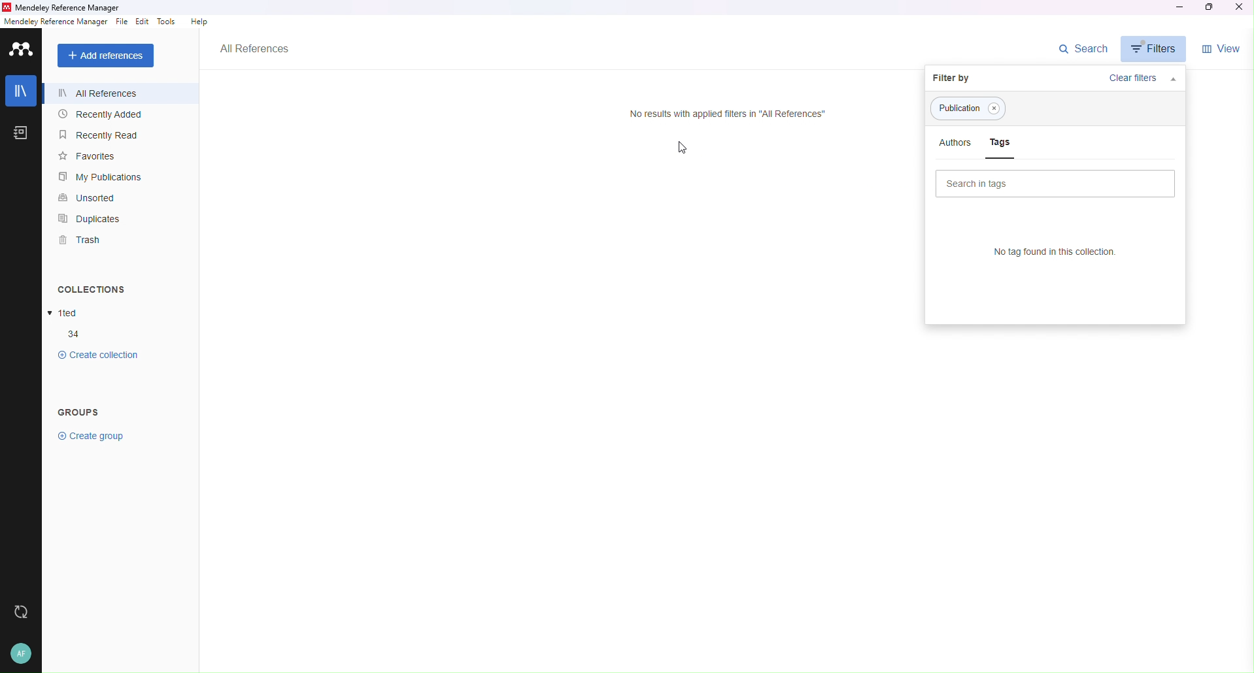 Image resolution: width=1254 pixels, height=673 pixels. I want to click on collections, so click(75, 334).